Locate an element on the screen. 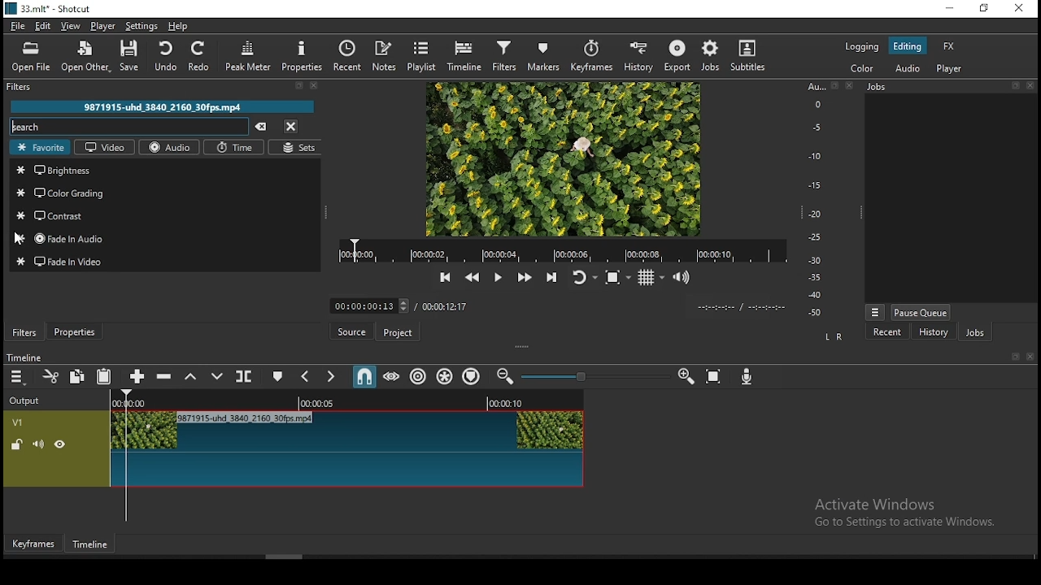 The height and width of the screenshot is (585, 1041). resize is located at coordinates (298, 85).